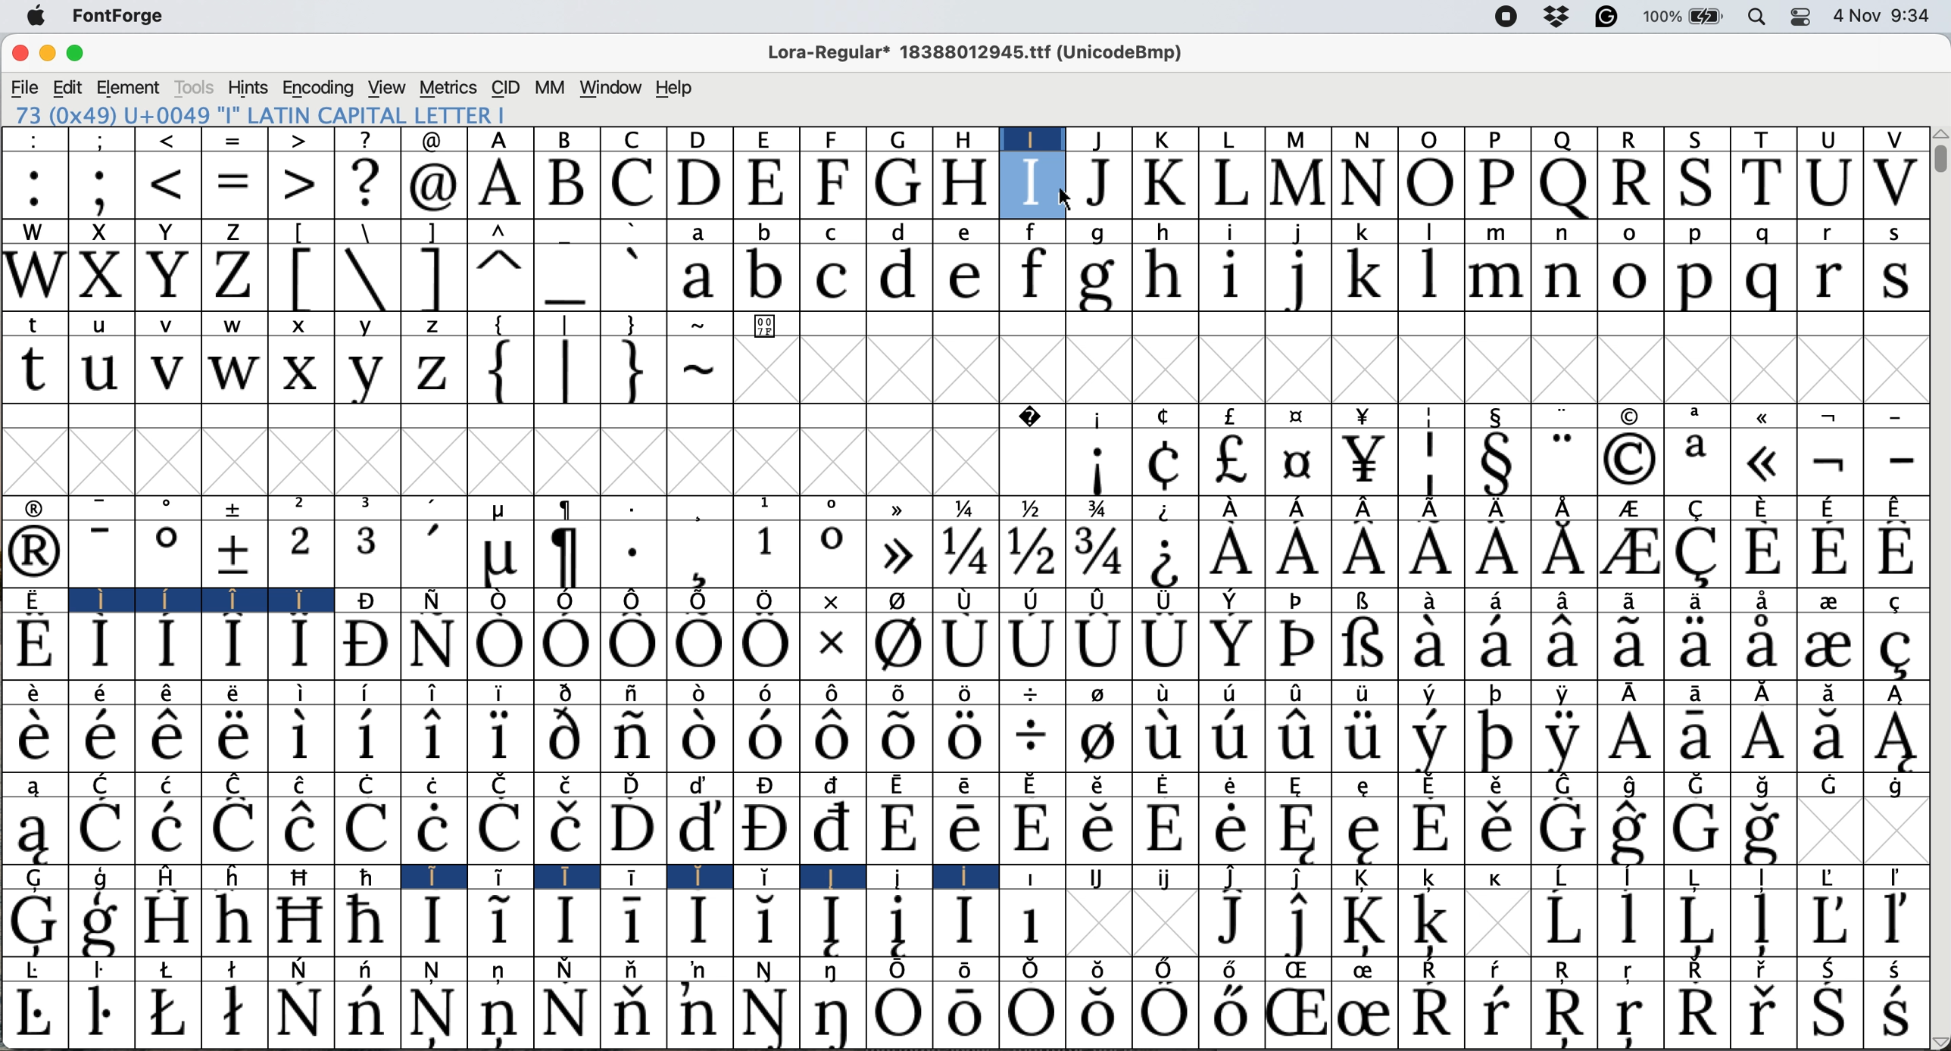 The height and width of the screenshot is (1051, 1951). I want to click on symbol, so click(1364, 416).